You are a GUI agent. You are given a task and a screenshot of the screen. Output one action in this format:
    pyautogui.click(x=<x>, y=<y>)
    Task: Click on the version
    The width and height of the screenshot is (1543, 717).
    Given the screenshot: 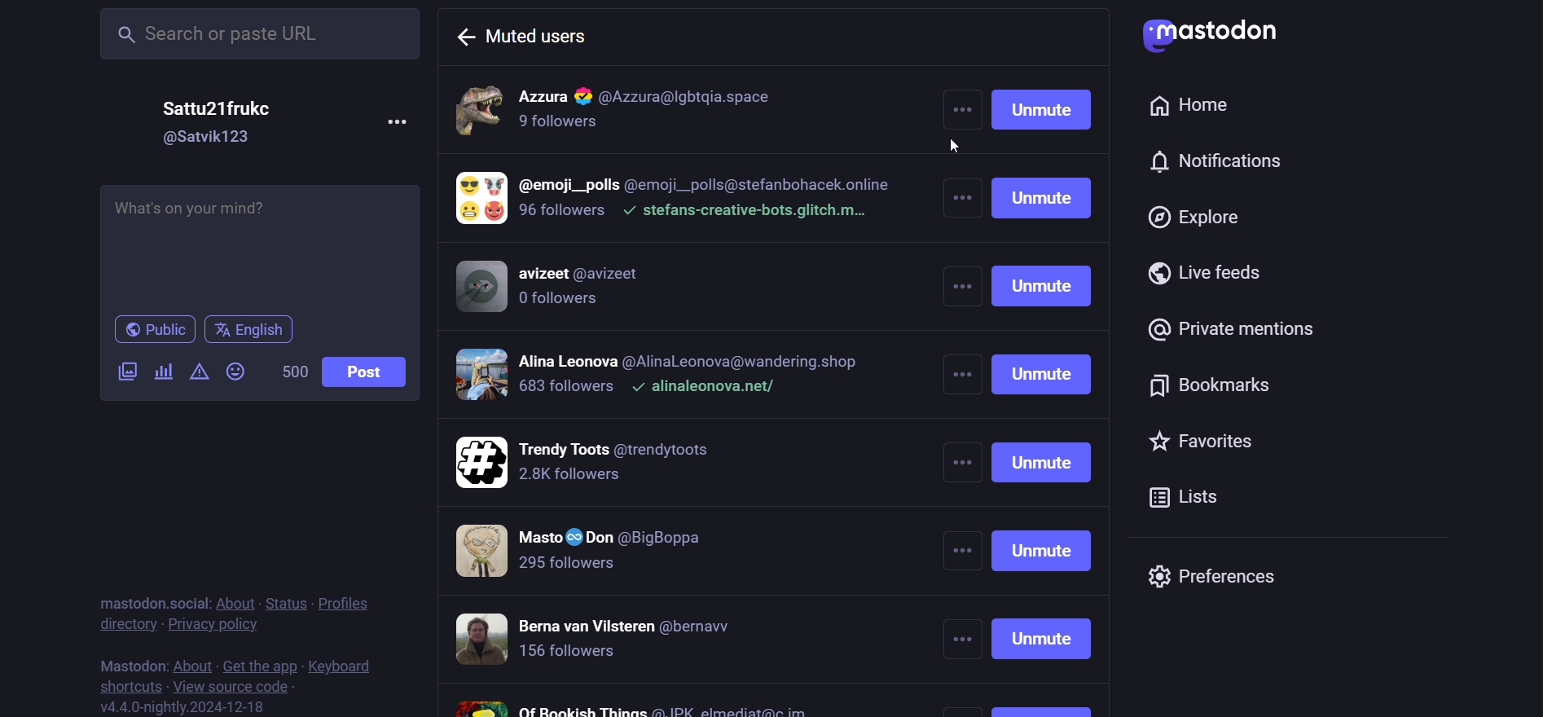 What is the action you would take?
    pyautogui.click(x=182, y=706)
    